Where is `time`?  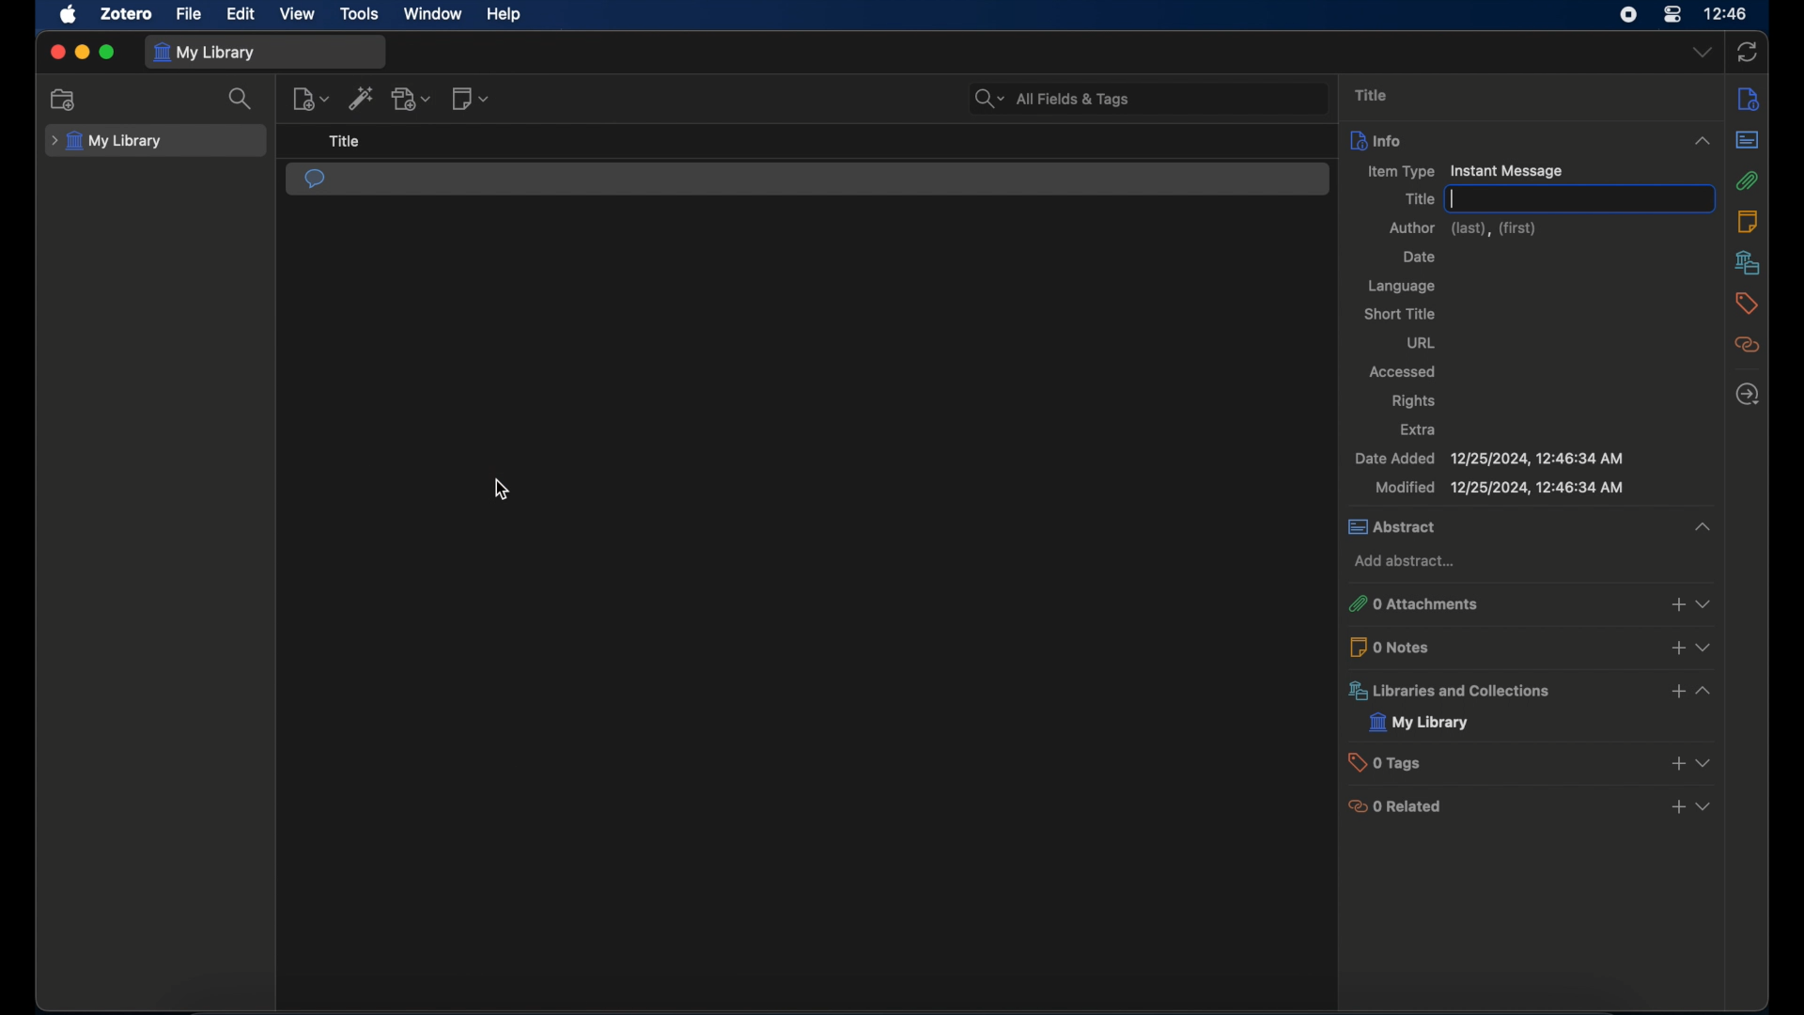
time is located at coordinates (1725, 13).